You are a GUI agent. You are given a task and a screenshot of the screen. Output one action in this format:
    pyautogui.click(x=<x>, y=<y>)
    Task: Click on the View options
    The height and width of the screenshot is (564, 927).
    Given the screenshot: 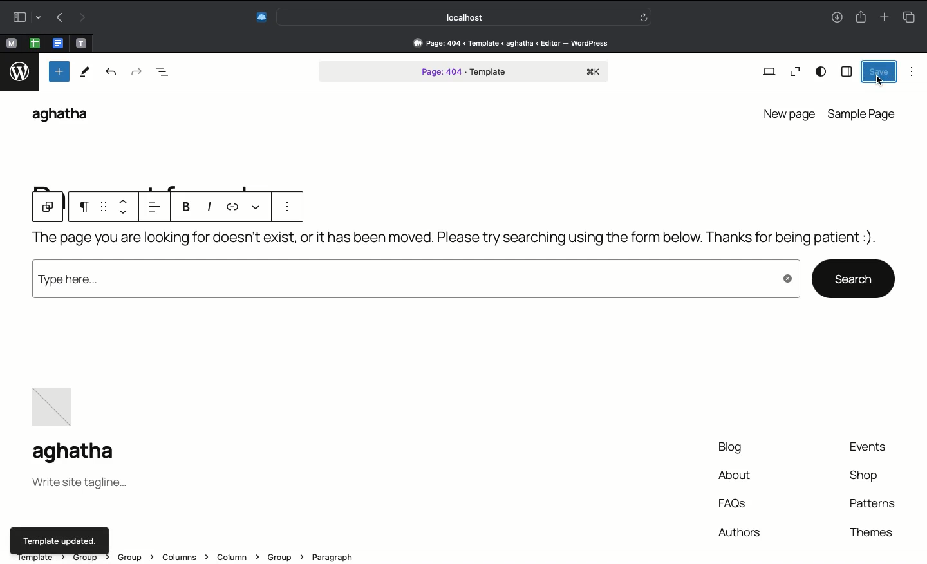 What is the action you would take?
    pyautogui.click(x=821, y=72)
    